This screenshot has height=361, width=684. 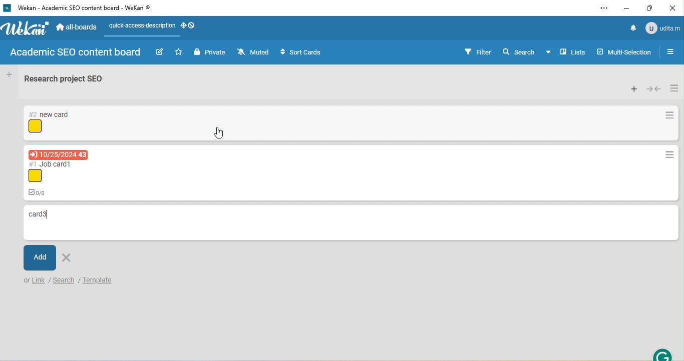 I want to click on quick access description, so click(x=140, y=26).